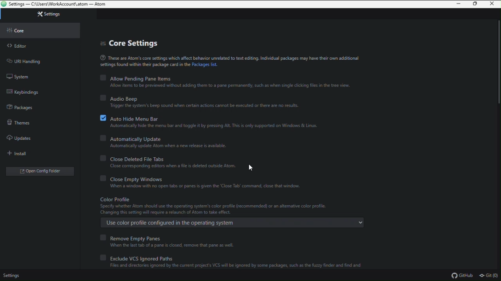 Image resolution: width=501 pixels, height=281 pixels. I want to click on When the last tab of a pane is closed, remove that pane as well., so click(184, 245).